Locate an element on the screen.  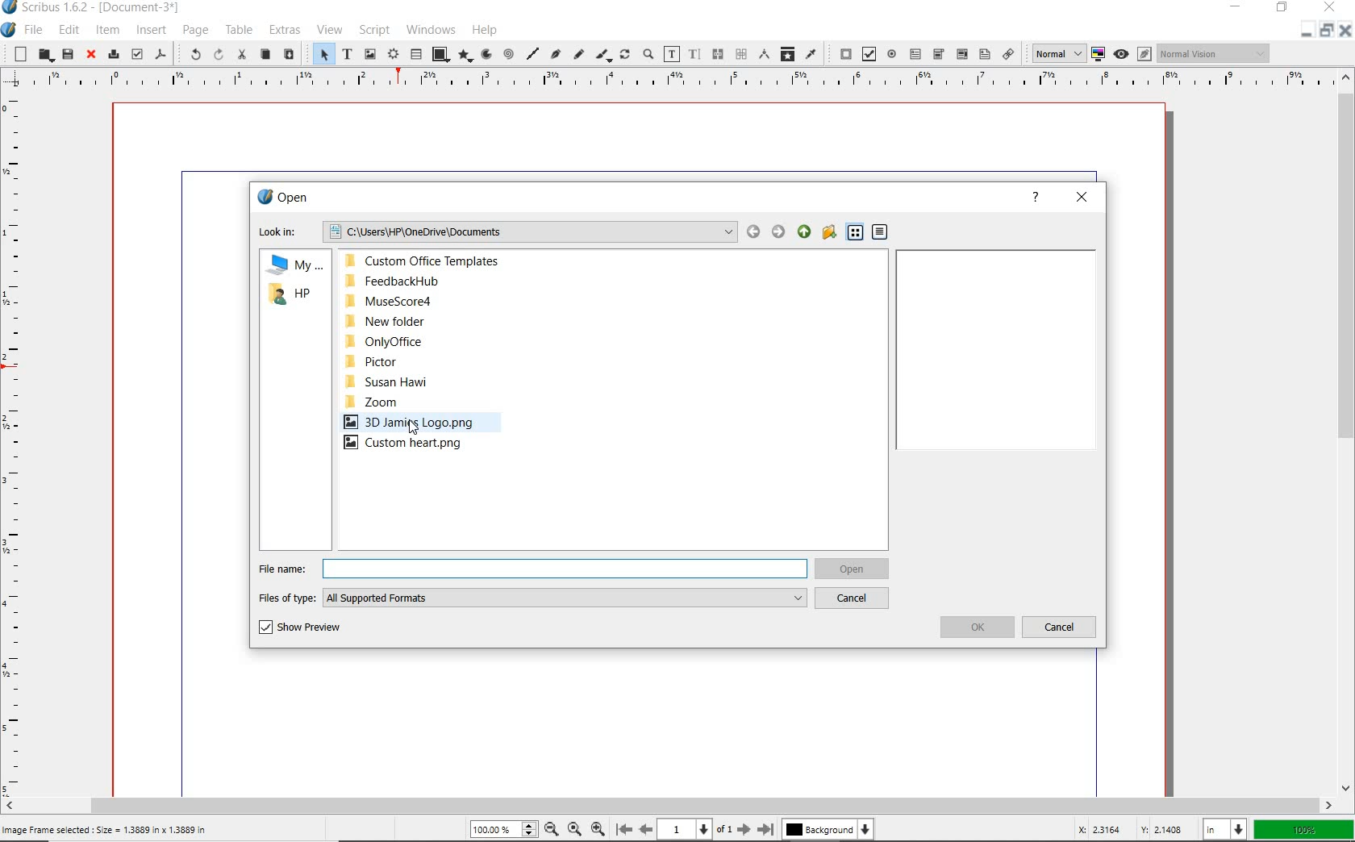
link text frames is located at coordinates (715, 53).